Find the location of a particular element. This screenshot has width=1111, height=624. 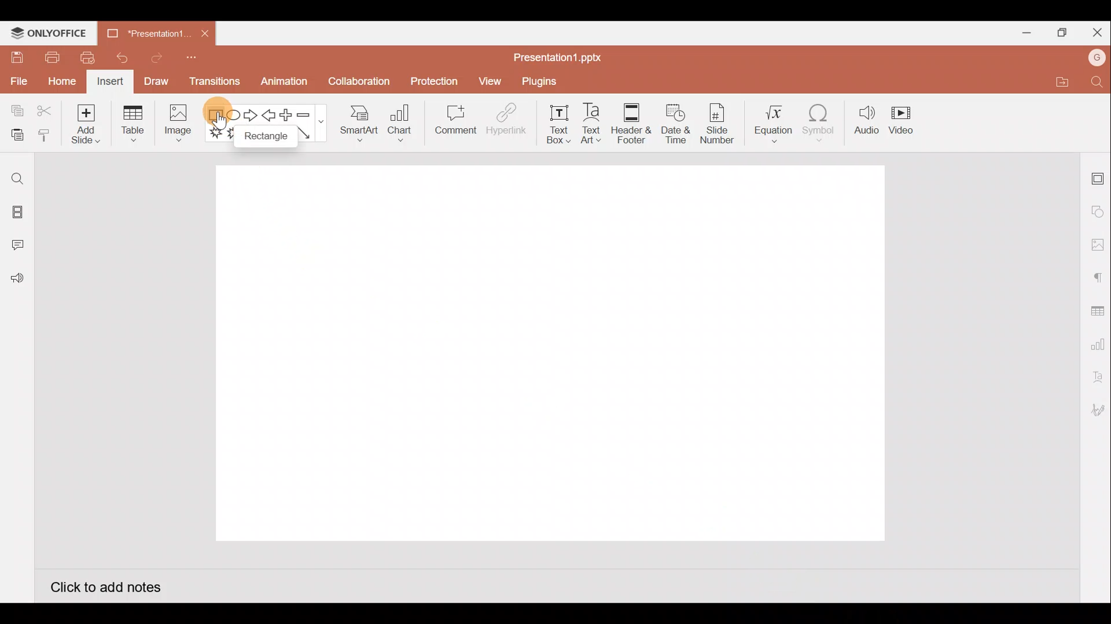

Right arrow is located at coordinates (251, 116).